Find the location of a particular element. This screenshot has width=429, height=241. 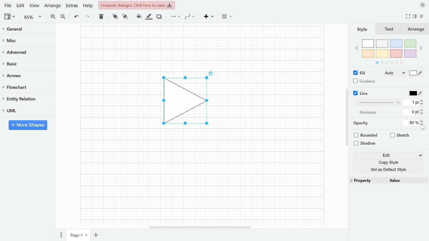

workspace is located at coordinates (115, 101).